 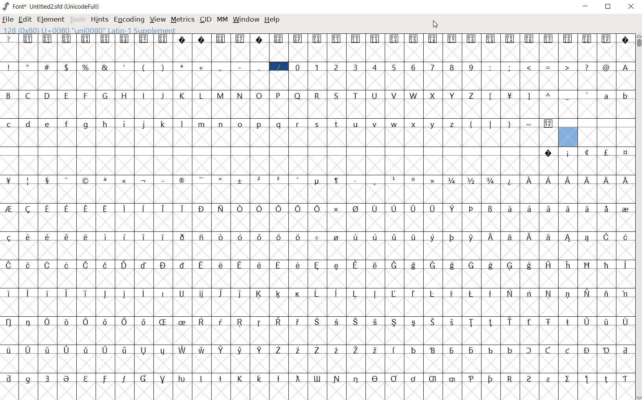 What do you see at coordinates (471, 323) in the screenshot?
I see `glyph` at bounding box center [471, 323].